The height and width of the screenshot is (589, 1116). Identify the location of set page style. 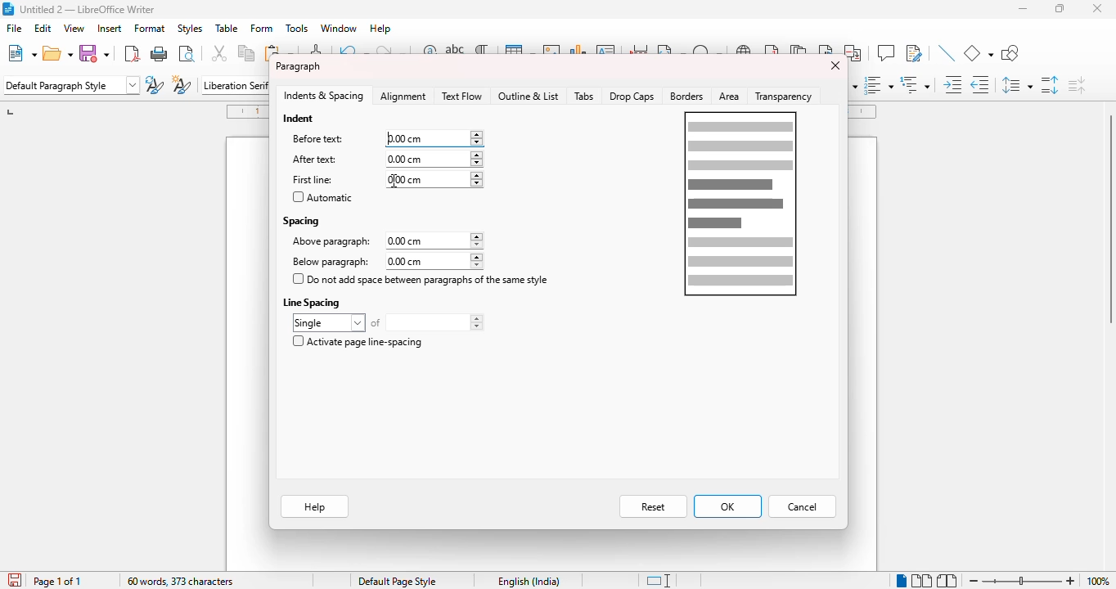
(71, 85).